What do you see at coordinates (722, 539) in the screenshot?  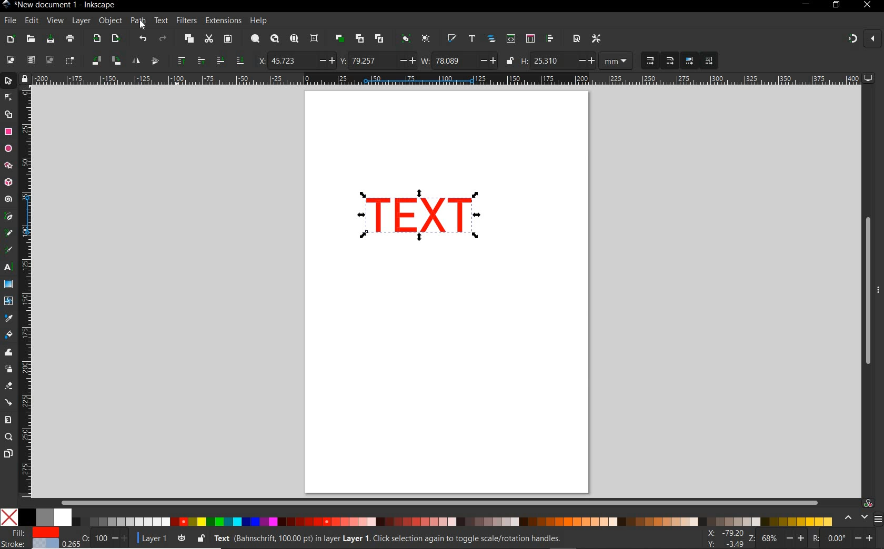 I see `CURSOR COORDINATES` at bounding box center [722, 539].